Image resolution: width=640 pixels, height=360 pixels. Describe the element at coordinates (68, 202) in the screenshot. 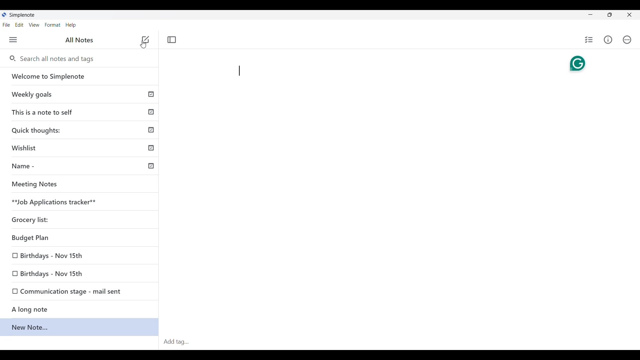

I see `**Job Applications tracker**` at that location.